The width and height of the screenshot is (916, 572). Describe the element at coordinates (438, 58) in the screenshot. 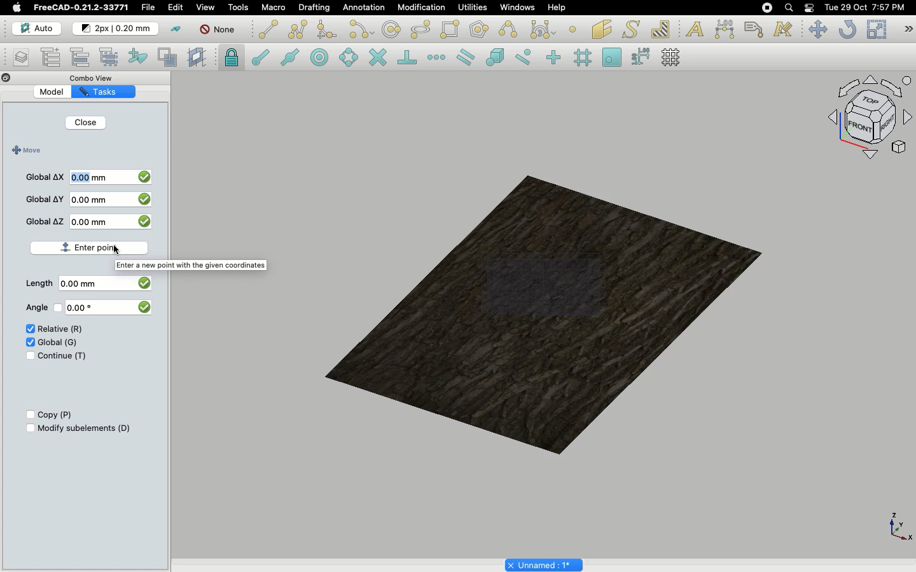

I see `Snap extension` at that location.